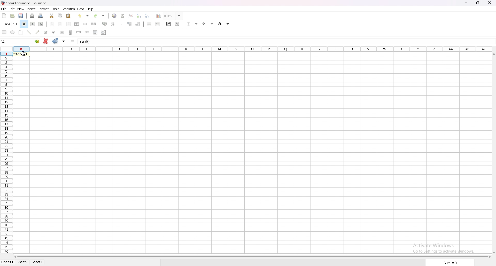 This screenshot has width=496, height=266. What do you see at coordinates (21, 32) in the screenshot?
I see `frame` at bounding box center [21, 32].